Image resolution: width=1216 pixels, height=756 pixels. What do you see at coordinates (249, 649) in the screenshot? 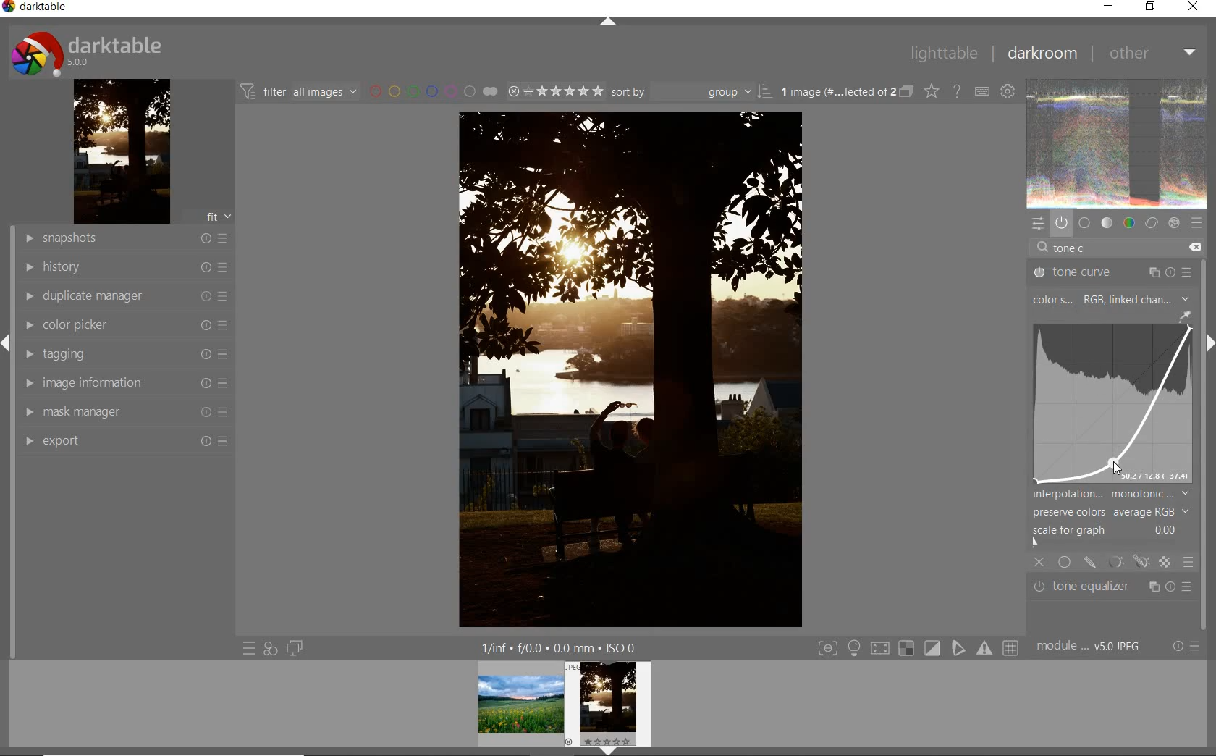
I see `quick access to presets` at bounding box center [249, 649].